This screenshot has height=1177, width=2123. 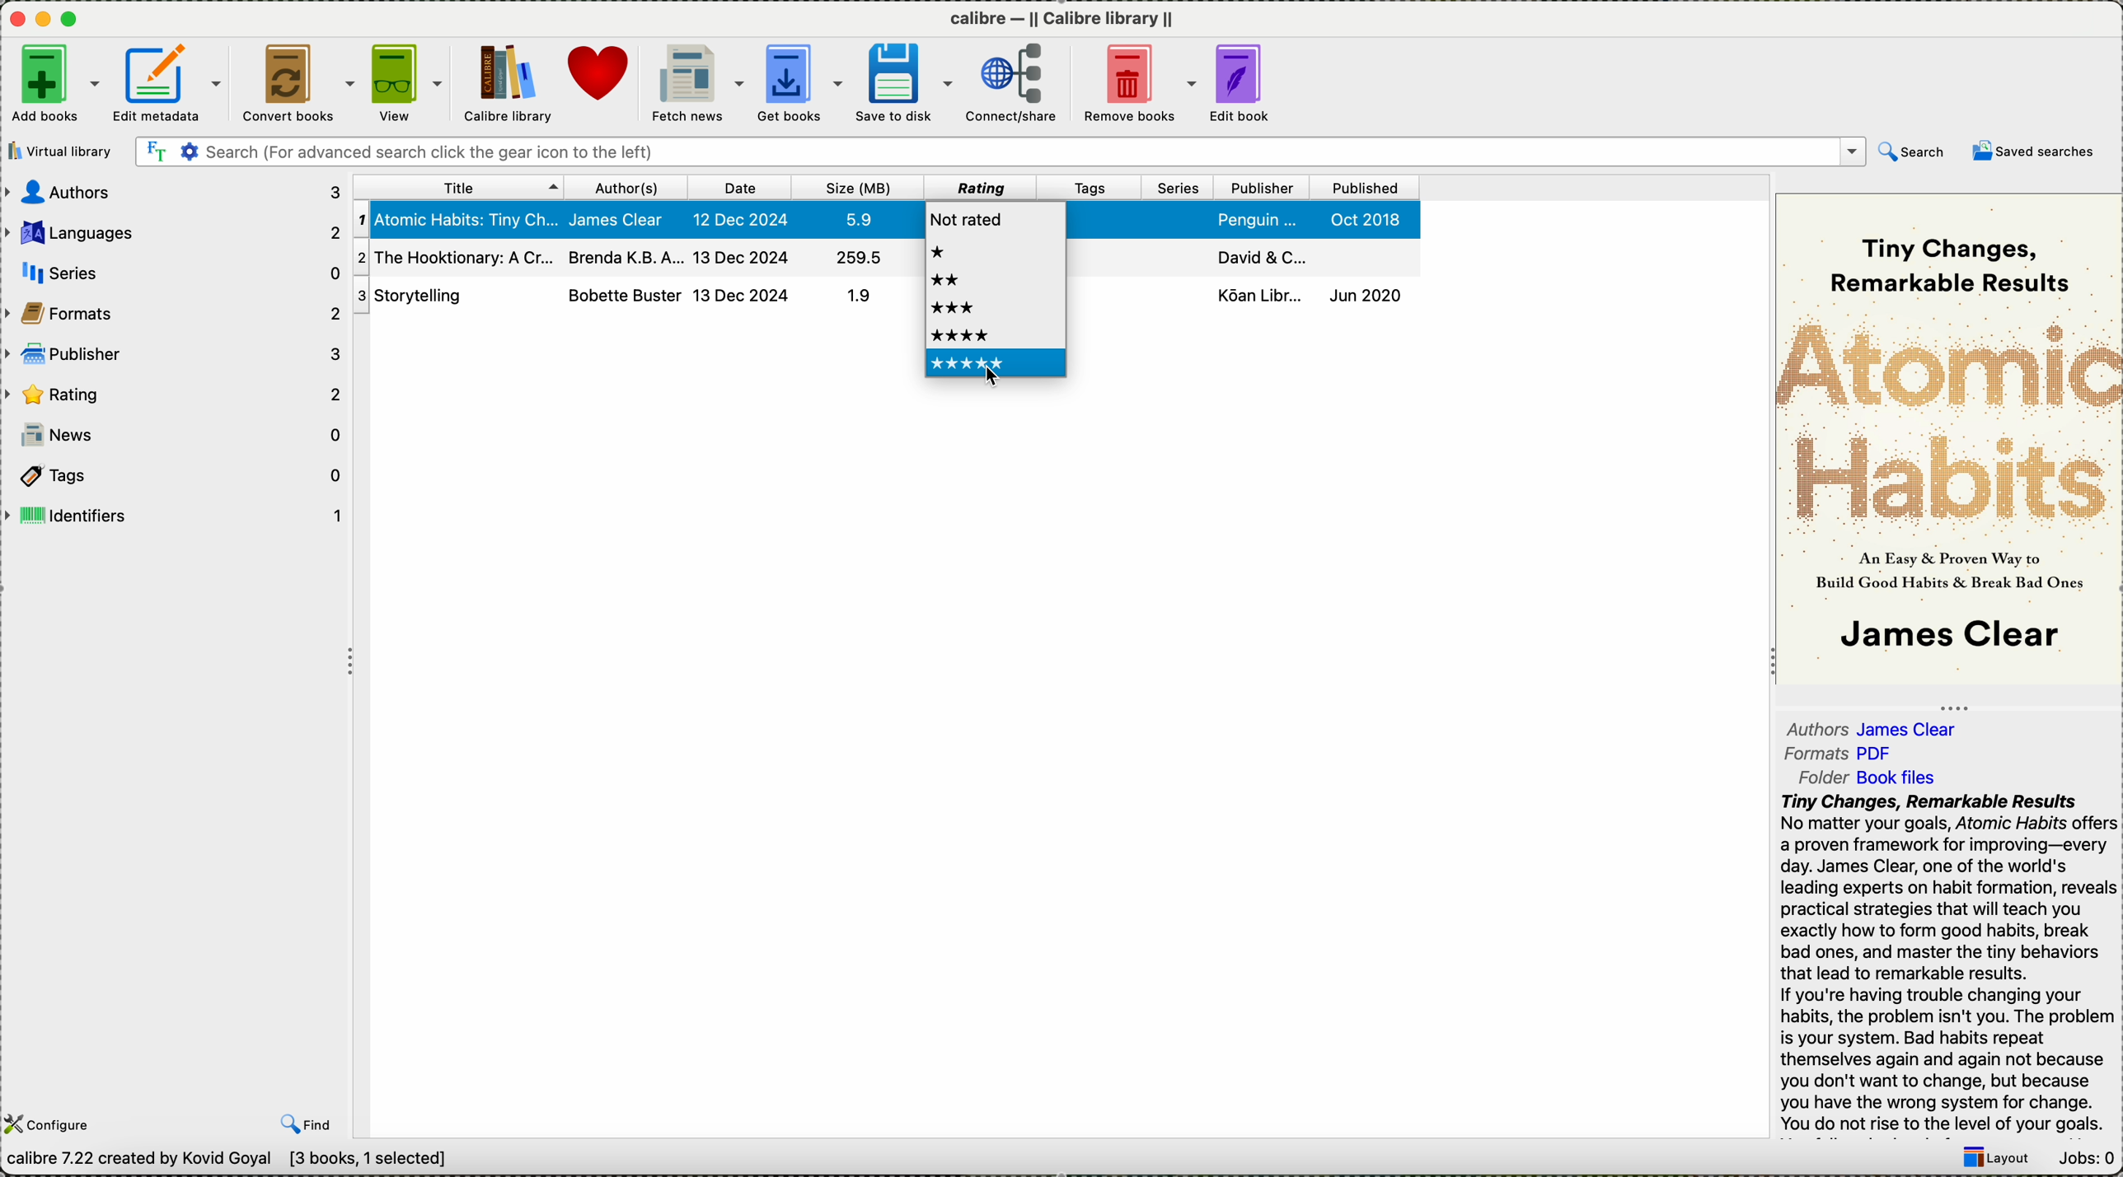 I want to click on two stars, so click(x=947, y=280).